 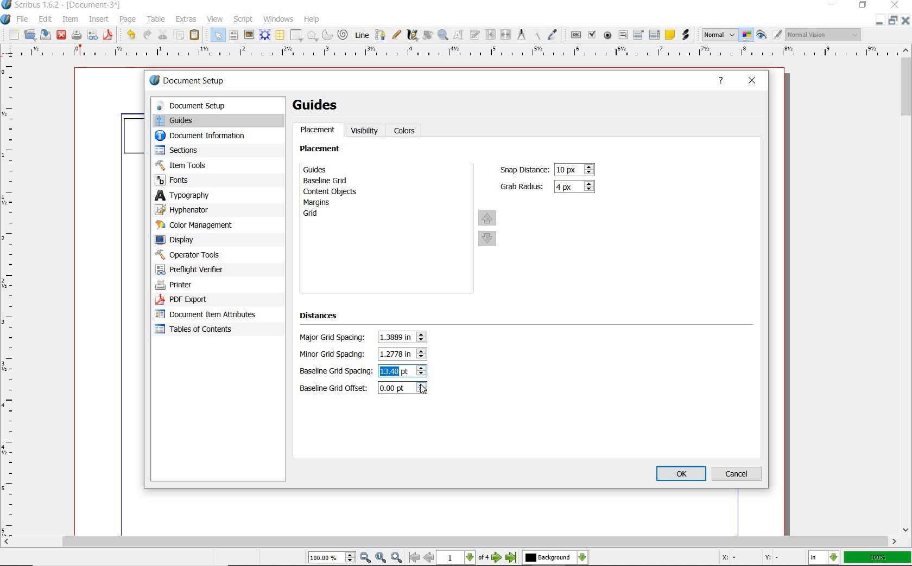 I want to click on cut, so click(x=162, y=35).